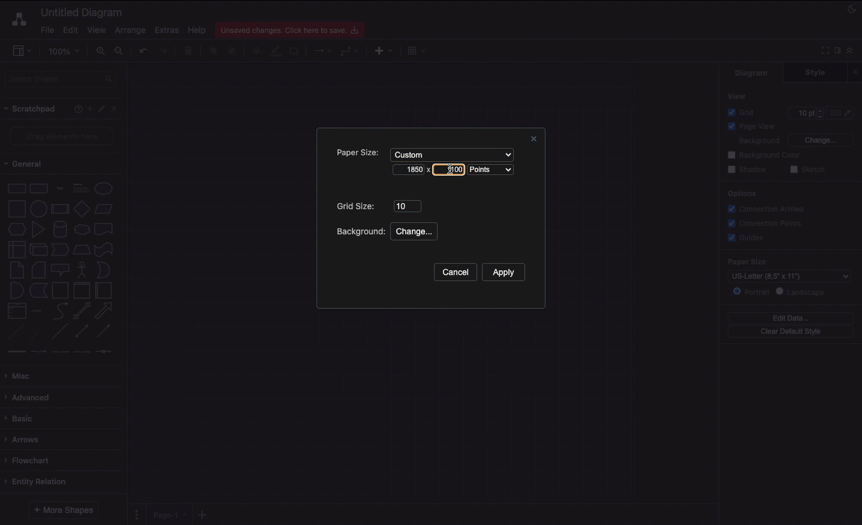 This screenshot has width=862, height=525. I want to click on View, so click(738, 95).